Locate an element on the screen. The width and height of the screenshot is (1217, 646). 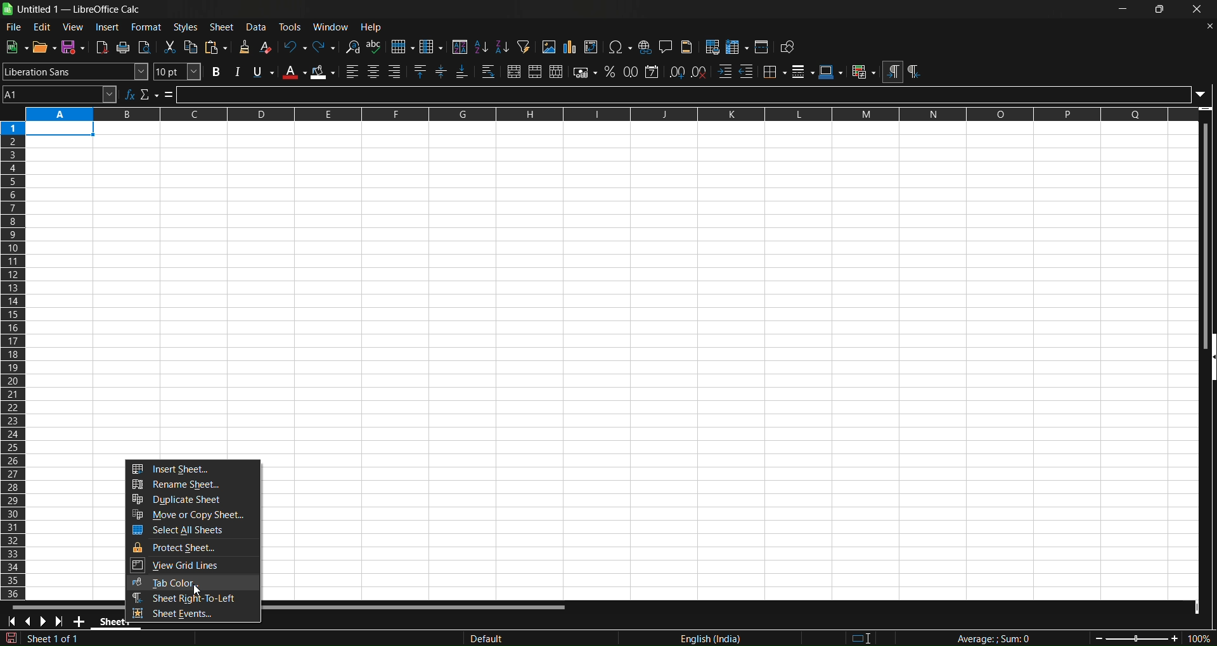
merge and center or unmerge cells depending on the current toggle state. is located at coordinates (514, 73).